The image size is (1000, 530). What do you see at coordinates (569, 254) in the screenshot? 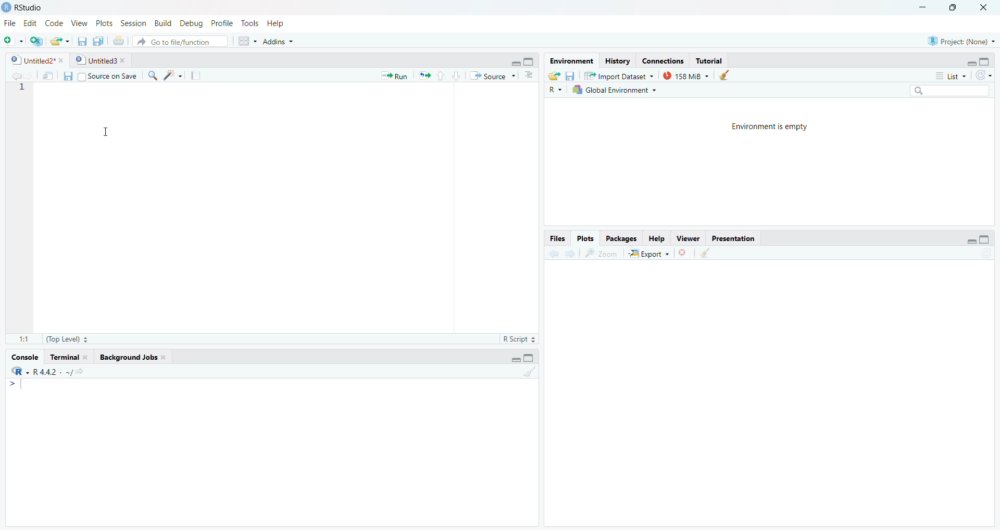
I see `Backward` at bounding box center [569, 254].